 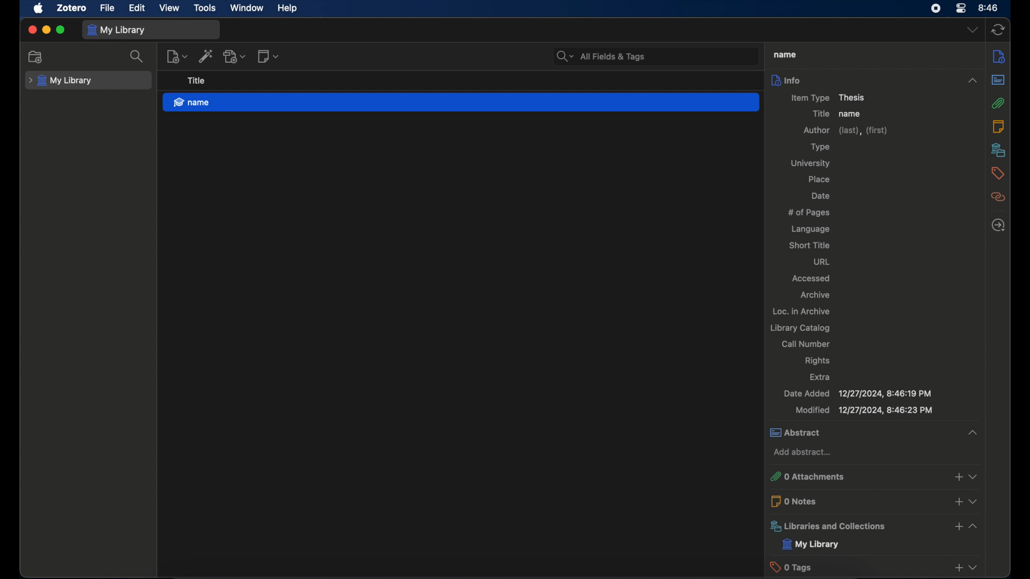 I want to click on locate, so click(x=998, y=226).